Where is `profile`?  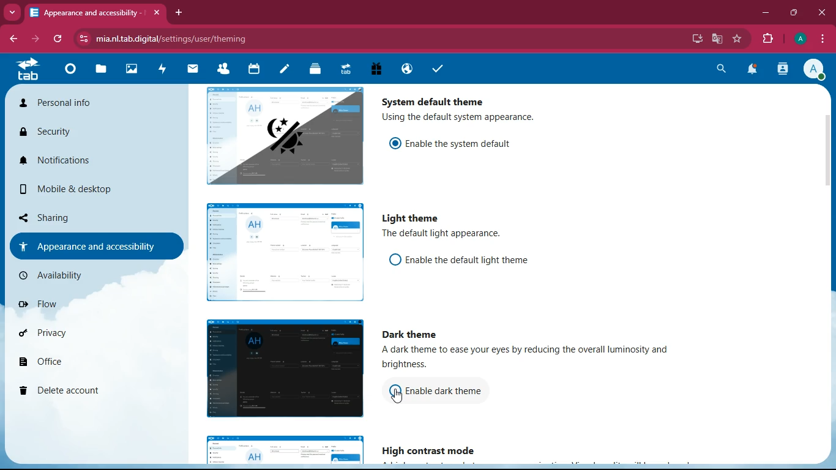 profile is located at coordinates (801, 39).